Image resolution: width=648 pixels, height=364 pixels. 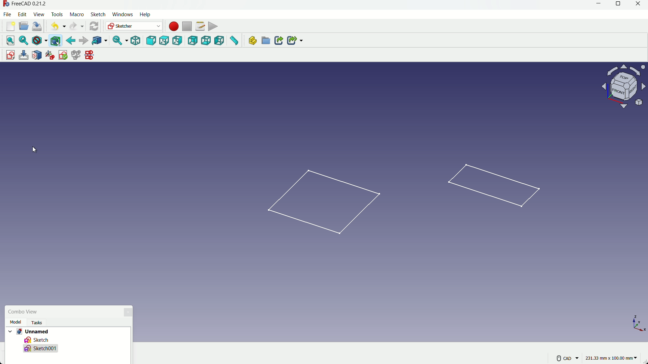 I want to click on open file, so click(x=23, y=27).